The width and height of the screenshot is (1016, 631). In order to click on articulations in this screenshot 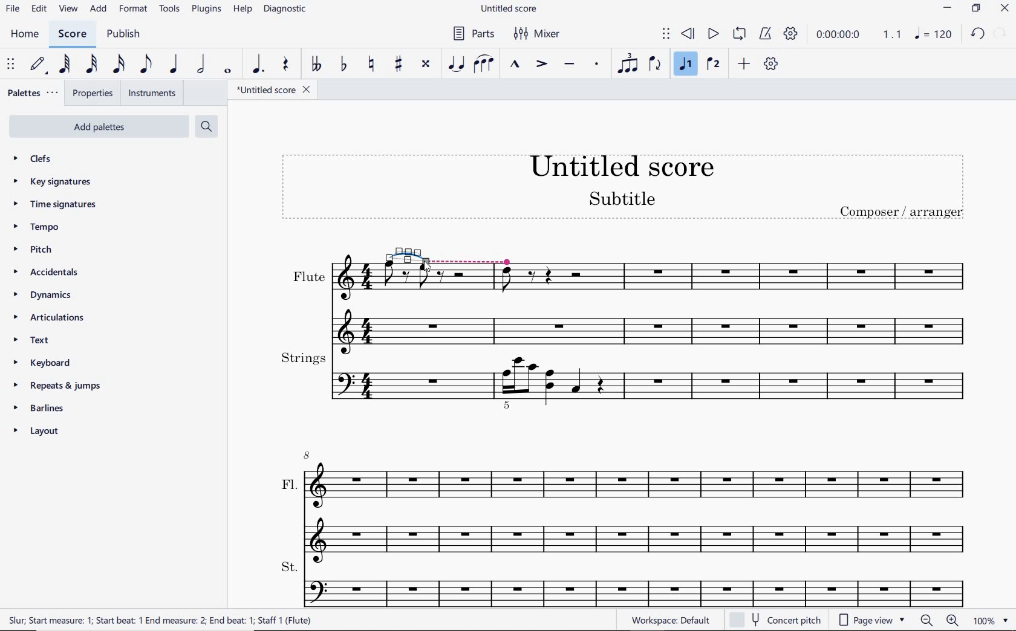, I will do `click(50, 318)`.